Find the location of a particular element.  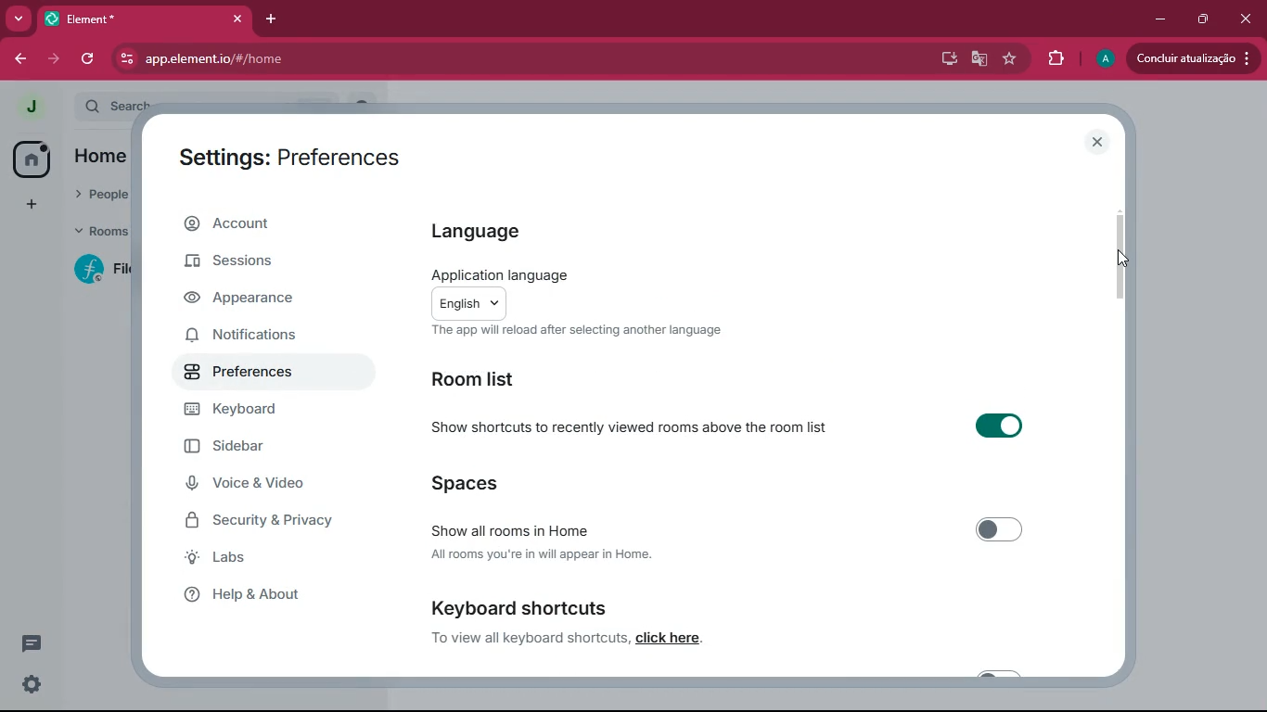

The app will reload after selecting another language is located at coordinates (579, 331).